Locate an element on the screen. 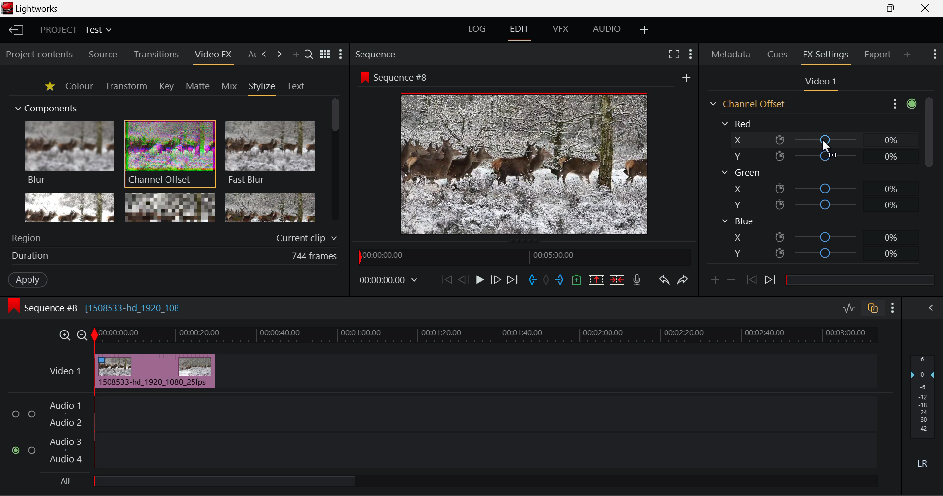 This screenshot has width=943, height=496. Stylize Tab Open is located at coordinates (261, 88).